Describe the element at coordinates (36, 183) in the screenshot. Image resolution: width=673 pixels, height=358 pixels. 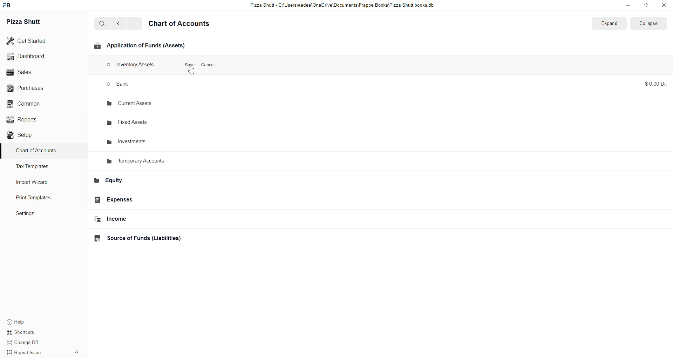
I see `Import Wizard ` at that location.